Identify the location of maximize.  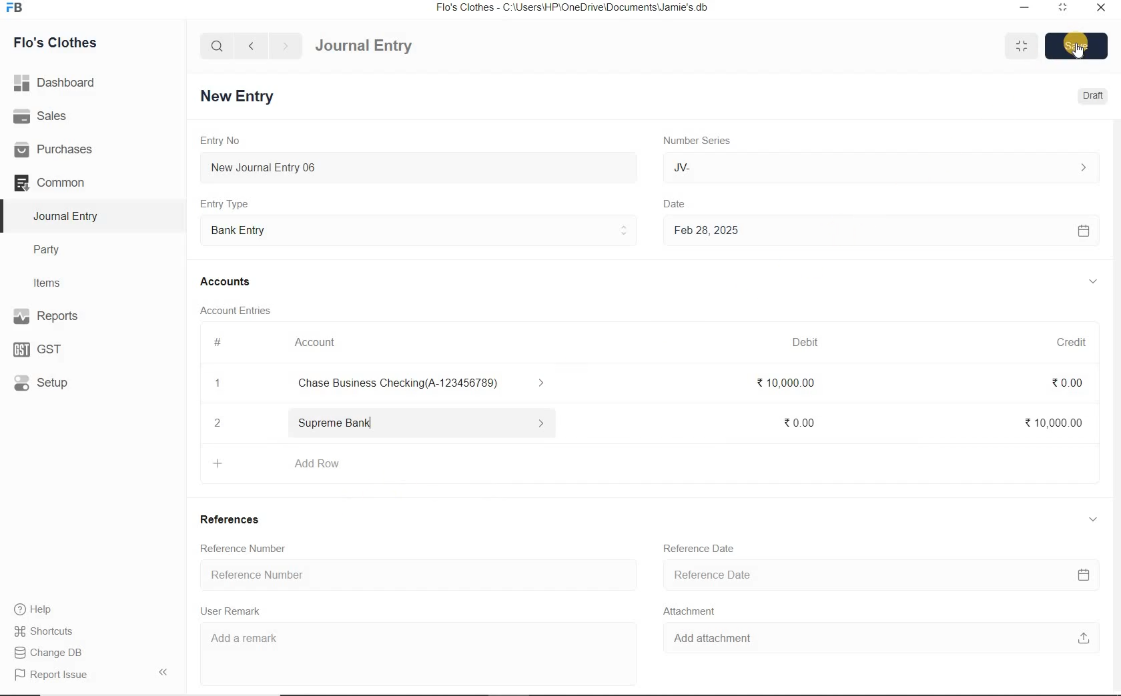
(1063, 7).